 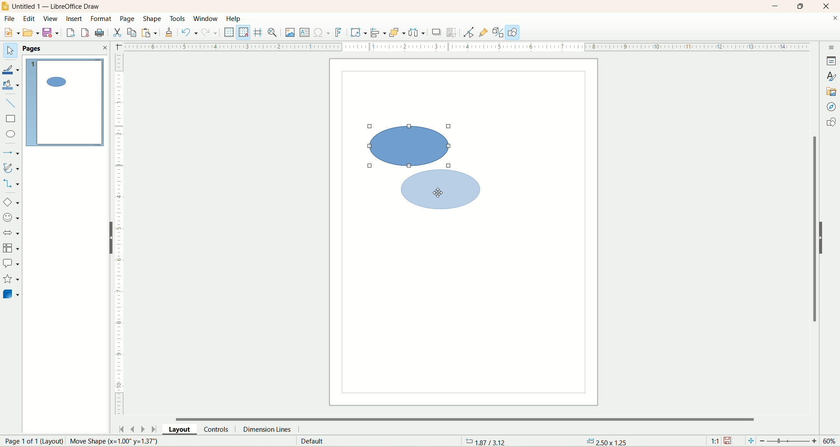 What do you see at coordinates (245, 33) in the screenshot?
I see `snap to grid` at bounding box center [245, 33].